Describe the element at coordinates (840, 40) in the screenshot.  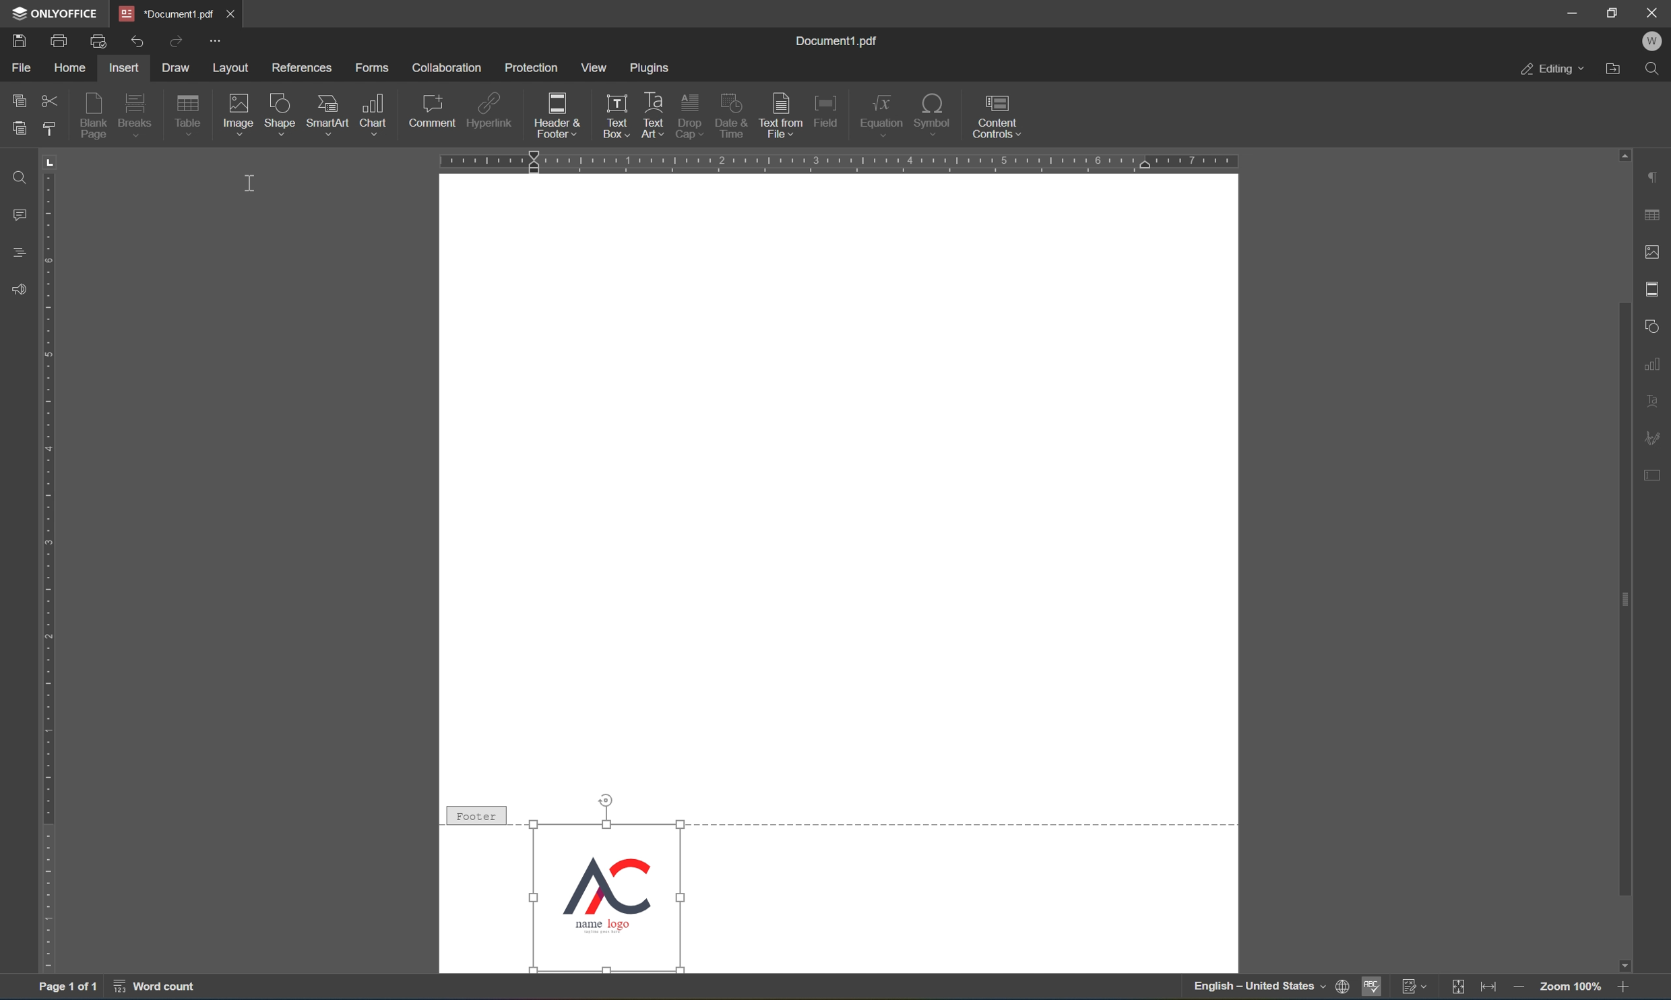
I see `document1.pdf` at that location.